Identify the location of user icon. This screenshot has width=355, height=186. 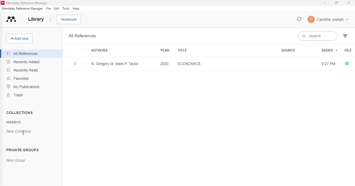
(311, 19).